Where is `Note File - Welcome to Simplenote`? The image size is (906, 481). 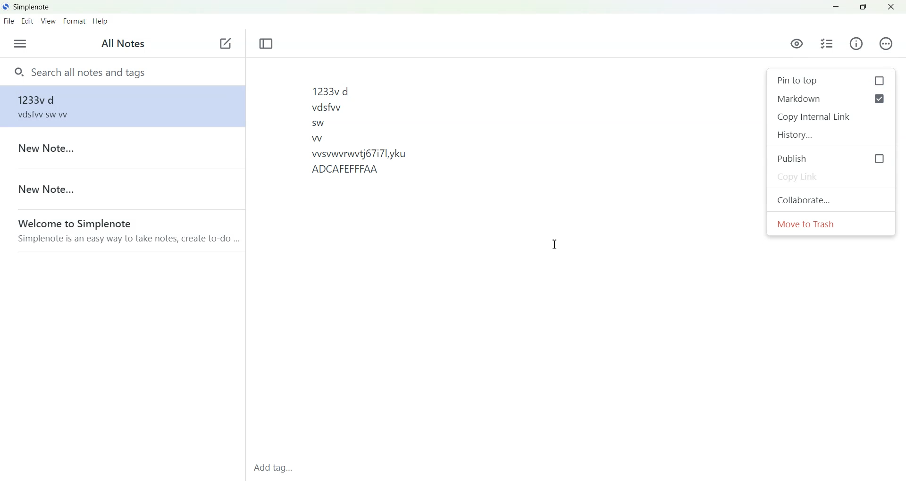
Note File - Welcome to Simplenote is located at coordinates (122, 230).